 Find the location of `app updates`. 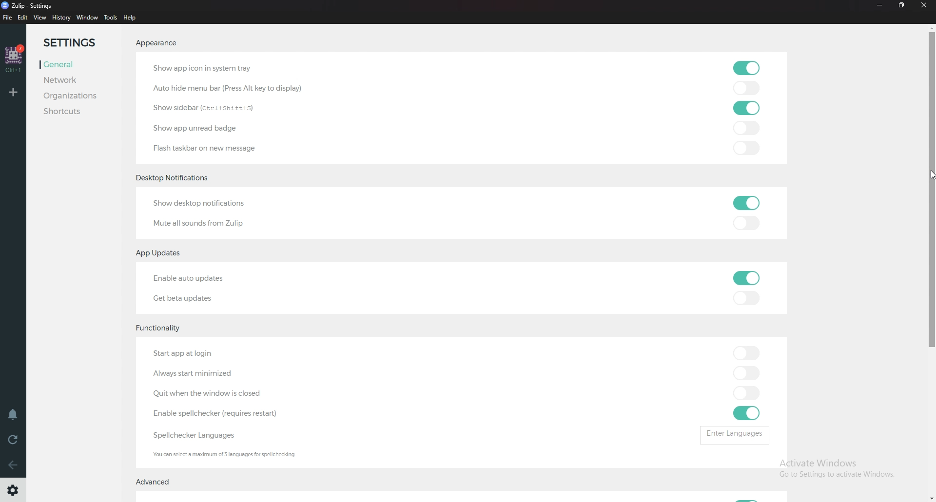

app updates is located at coordinates (162, 254).